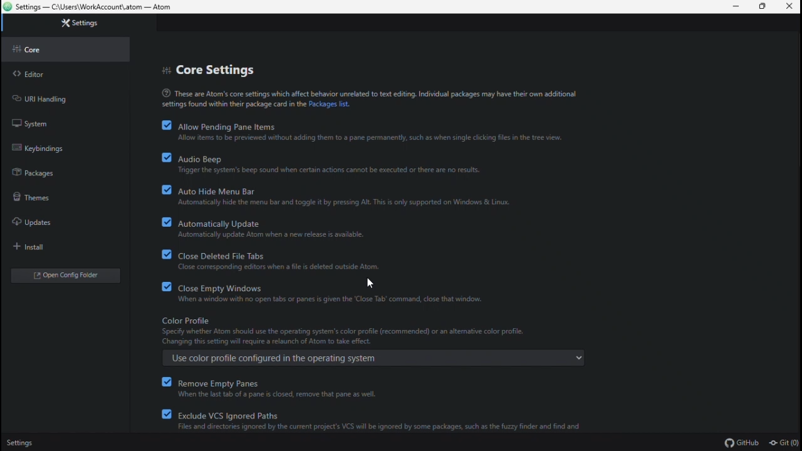 This screenshot has width=802, height=451. What do you see at coordinates (165, 222) in the screenshot?
I see `checkbox` at bounding box center [165, 222].